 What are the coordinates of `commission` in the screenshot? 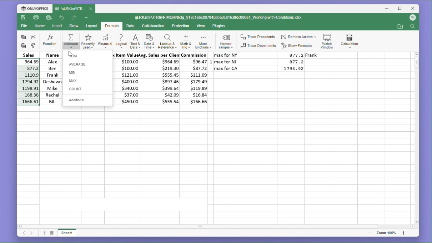 It's located at (196, 79).